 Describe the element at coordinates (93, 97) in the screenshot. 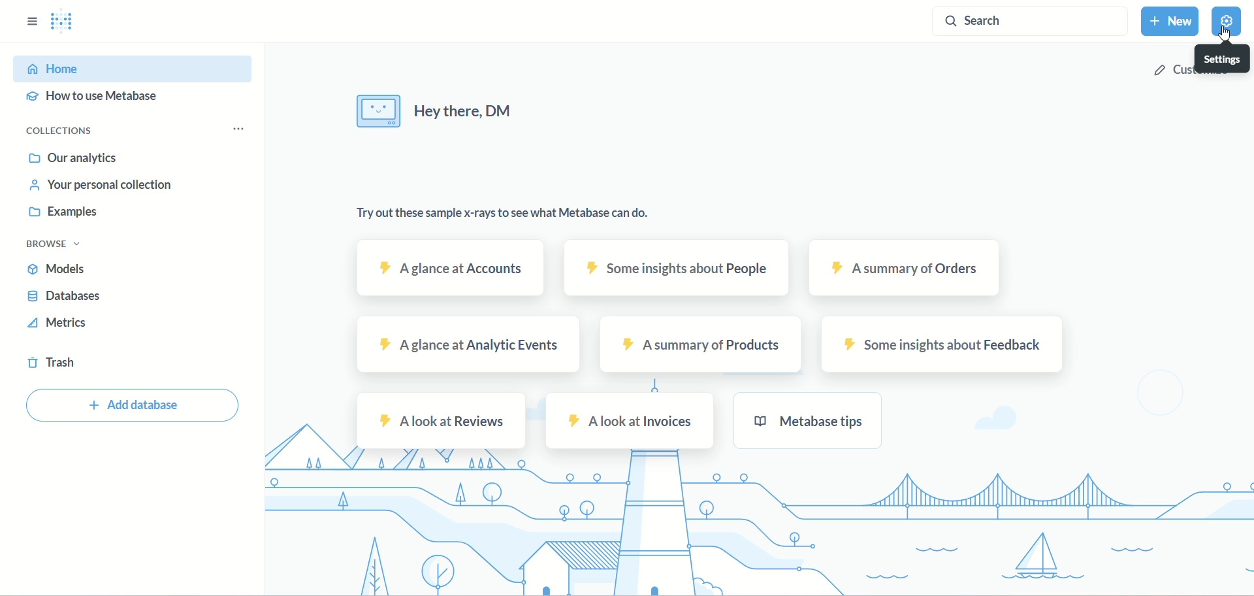

I see `how to use metabase` at that location.